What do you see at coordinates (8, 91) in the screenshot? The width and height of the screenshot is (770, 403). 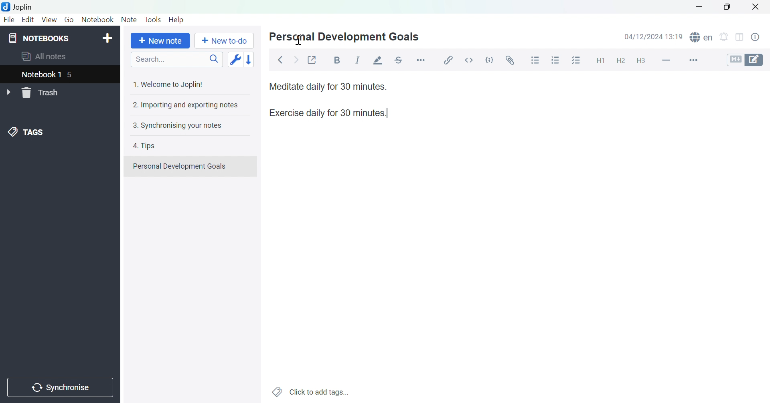 I see `Drop Down` at bounding box center [8, 91].